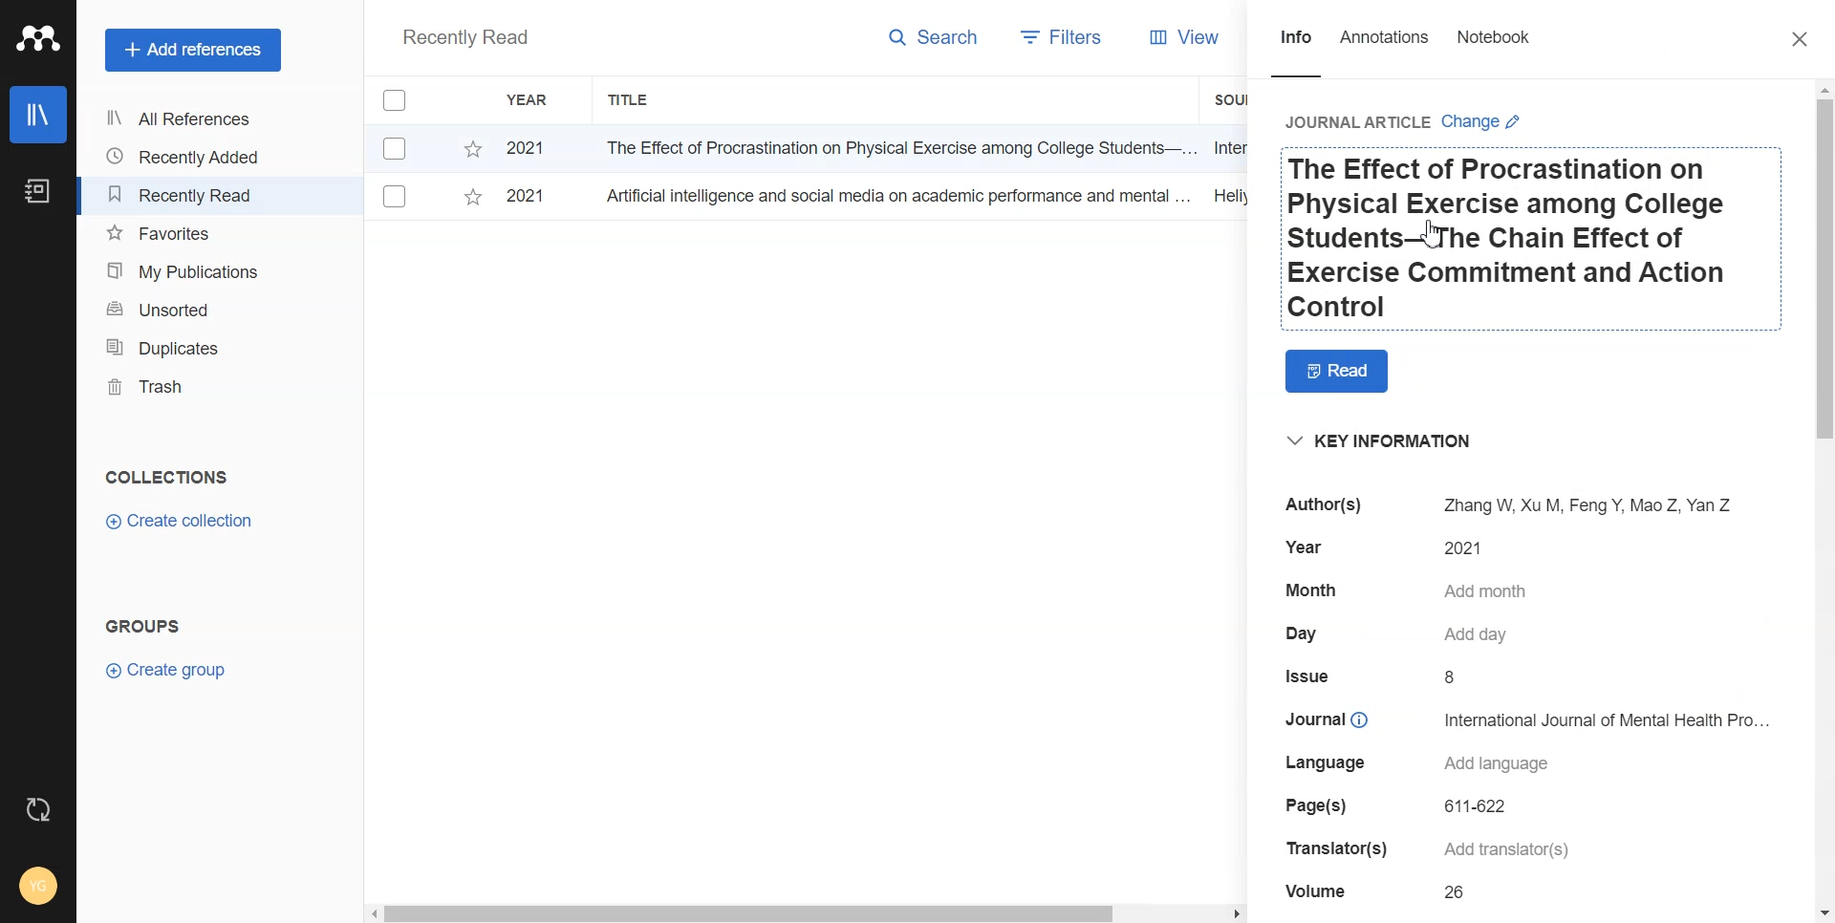 The height and width of the screenshot is (923, 1835). What do you see at coordinates (38, 38) in the screenshot?
I see `Logo` at bounding box center [38, 38].